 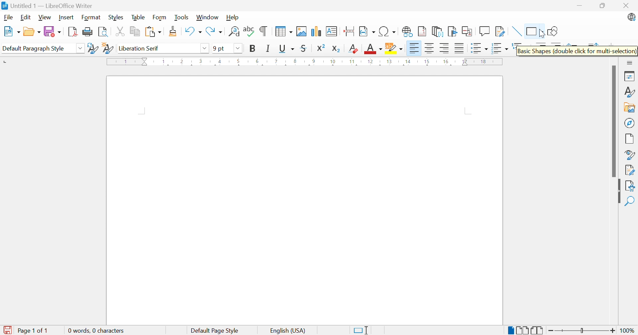 I want to click on Minimize, so click(x=580, y=6).